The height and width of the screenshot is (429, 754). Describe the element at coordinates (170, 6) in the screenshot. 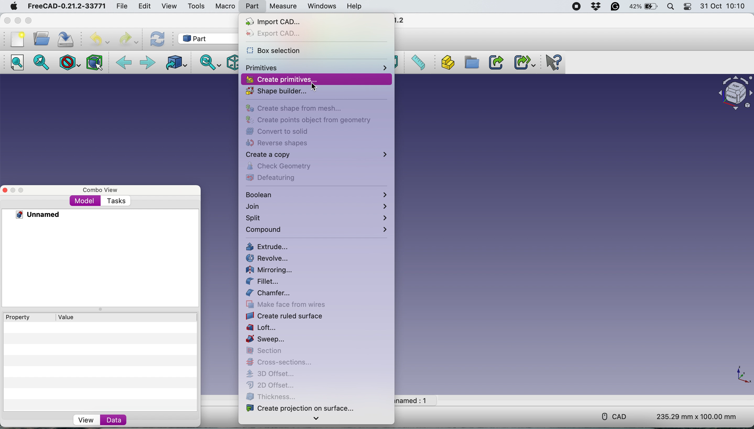

I see `View` at that location.